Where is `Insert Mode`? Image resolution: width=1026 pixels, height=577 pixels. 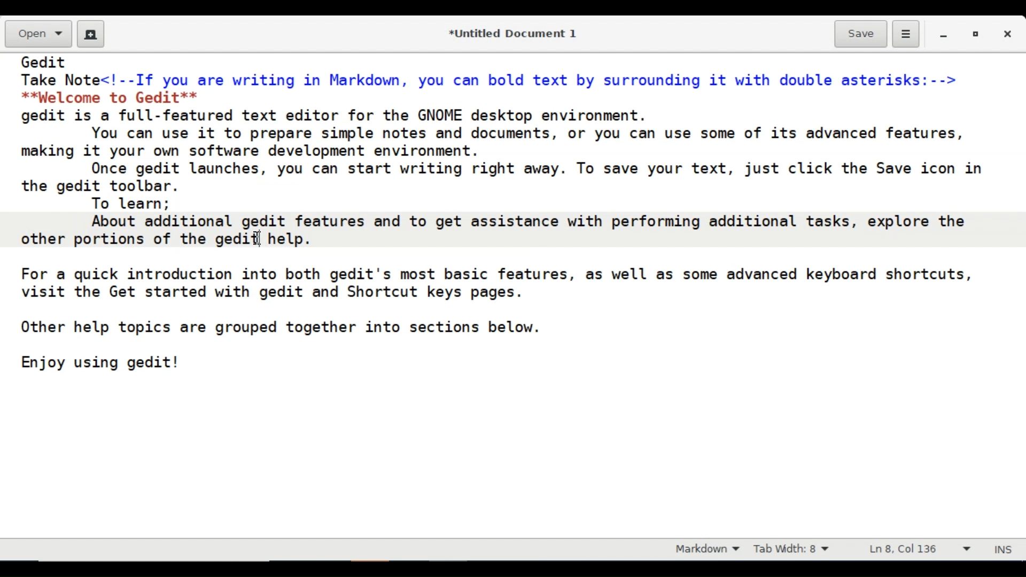
Insert Mode is located at coordinates (1005, 548).